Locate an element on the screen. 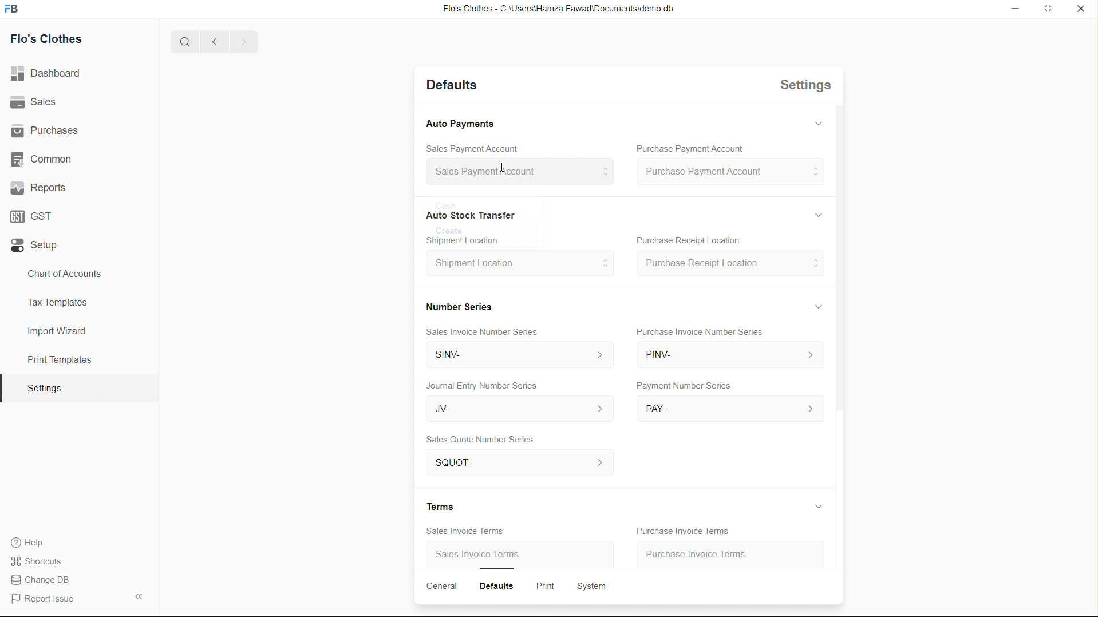  sales Payment Account is located at coordinates (516, 170).